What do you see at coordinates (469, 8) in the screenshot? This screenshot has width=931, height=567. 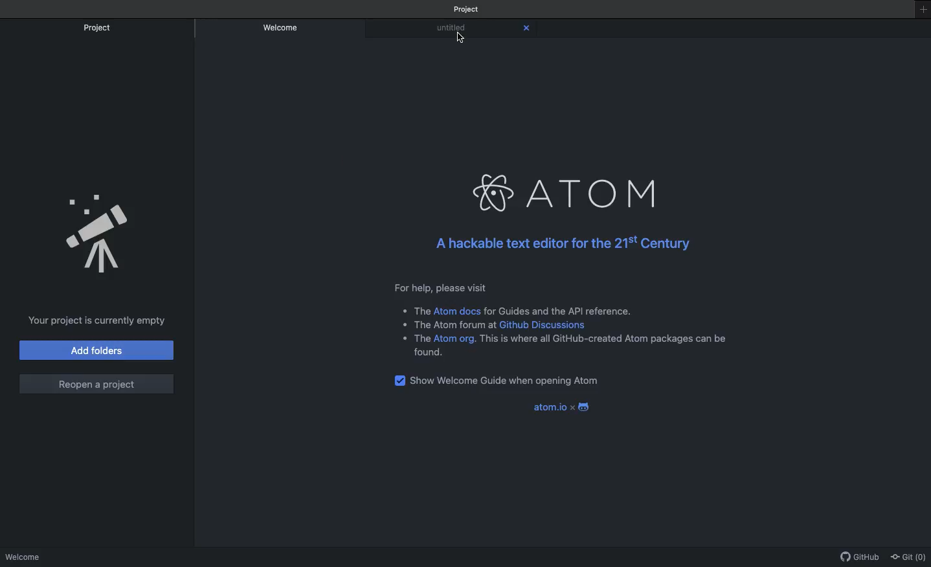 I see `Project` at bounding box center [469, 8].